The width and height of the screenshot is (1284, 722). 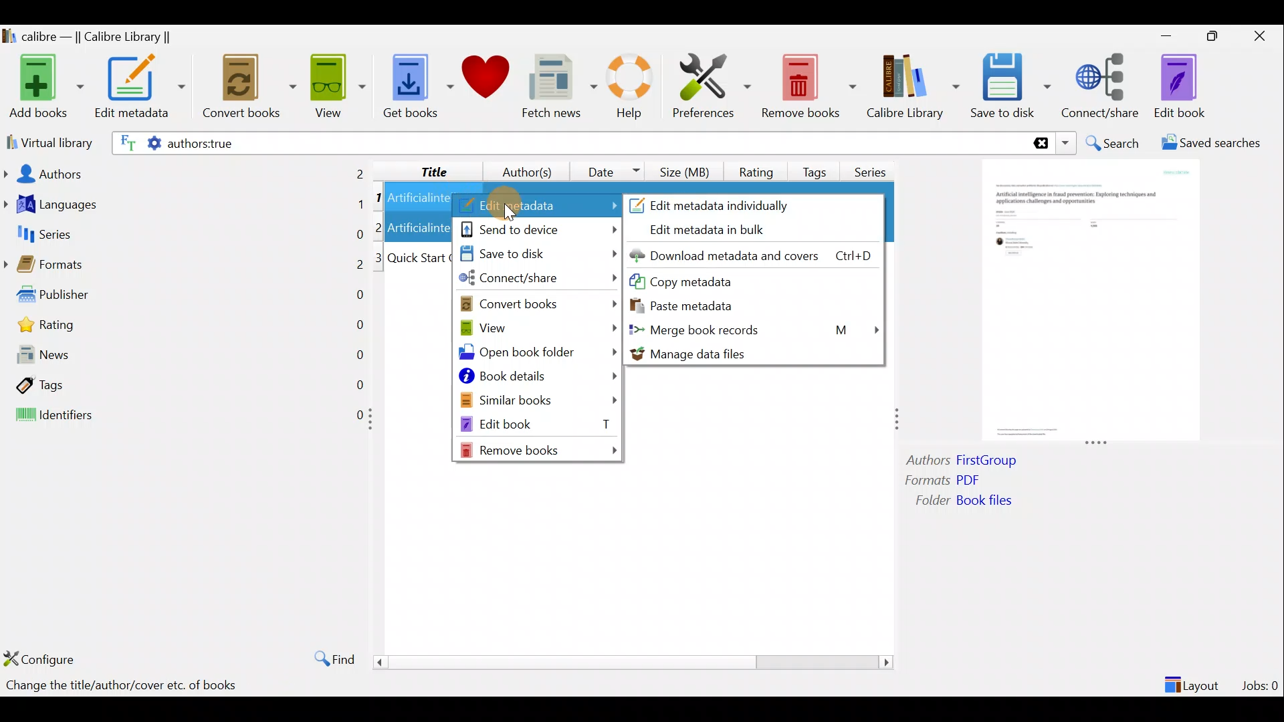 What do you see at coordinates (540, 450) in the screenshot?
I see `Remove books` at bounding box center [540, 450].